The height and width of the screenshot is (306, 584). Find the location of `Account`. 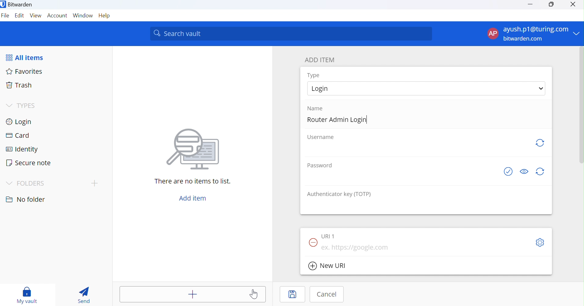

Account is located at coordinates (57, 16).